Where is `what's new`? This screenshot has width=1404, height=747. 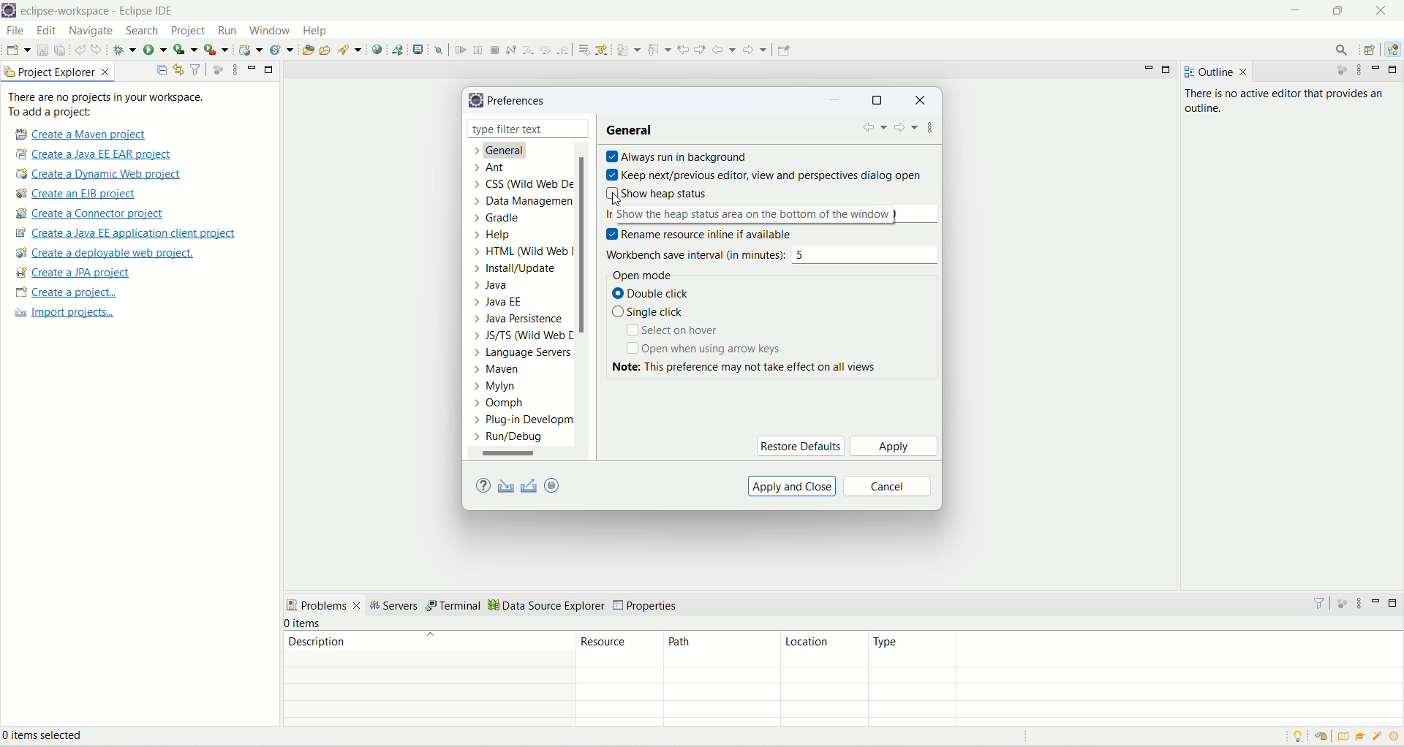 what's new is located at coordinates (1378, 738).